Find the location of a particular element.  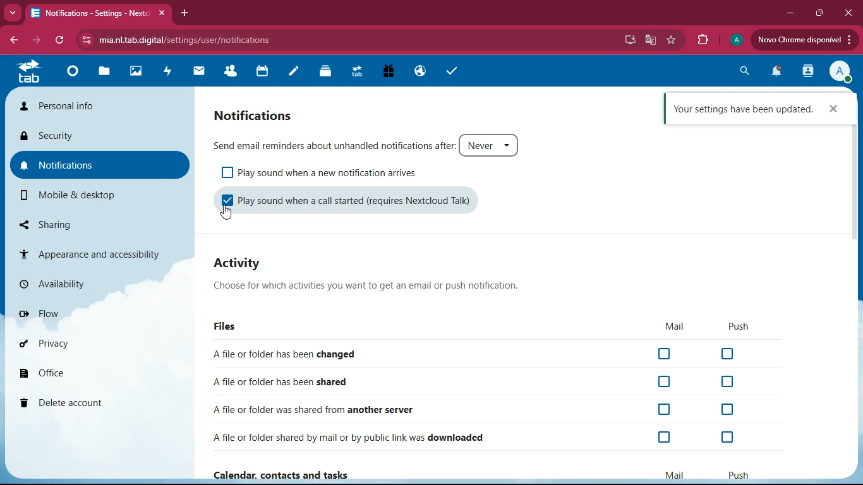

never is located at coordinates (490, 146).